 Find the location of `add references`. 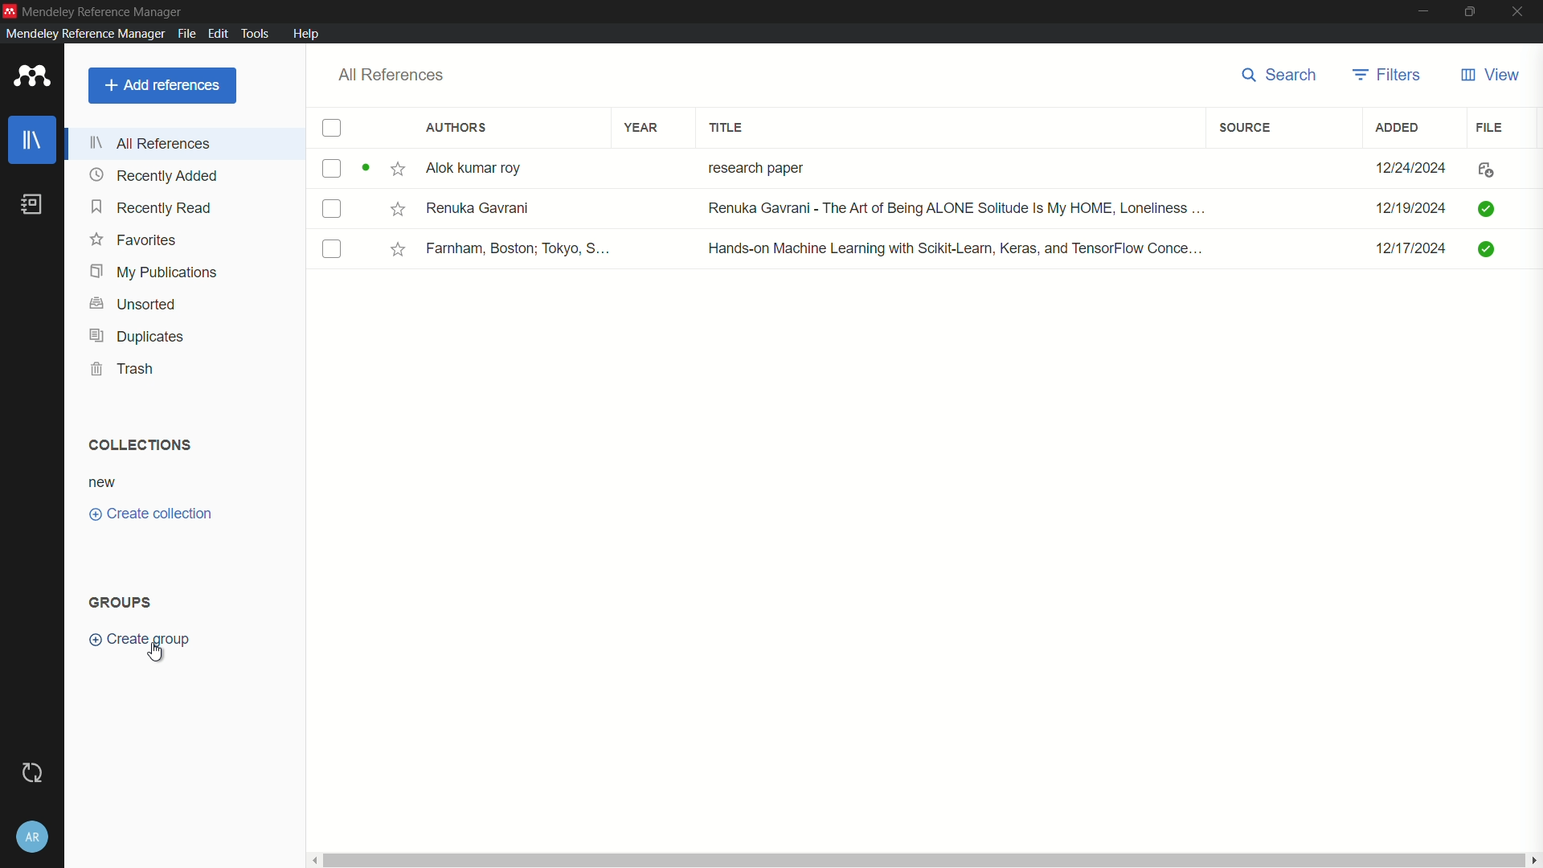

add references is located at coordinates (162, 85).